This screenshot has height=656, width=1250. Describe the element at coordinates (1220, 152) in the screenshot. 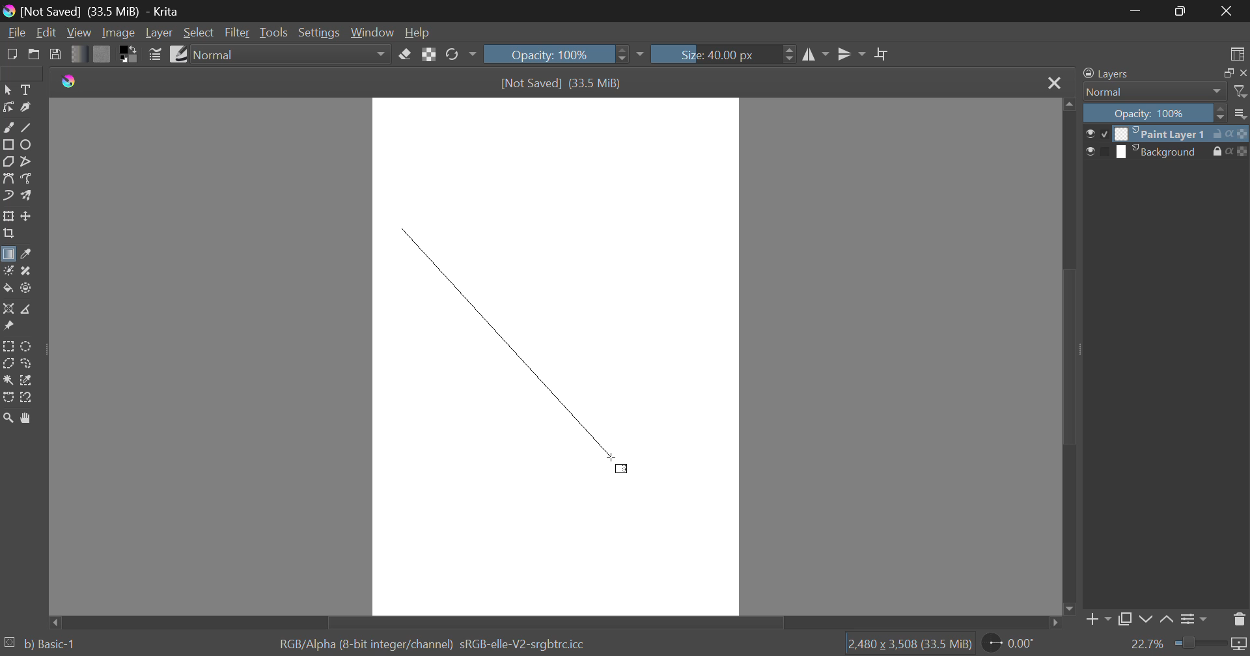

I see `lock` at that location.